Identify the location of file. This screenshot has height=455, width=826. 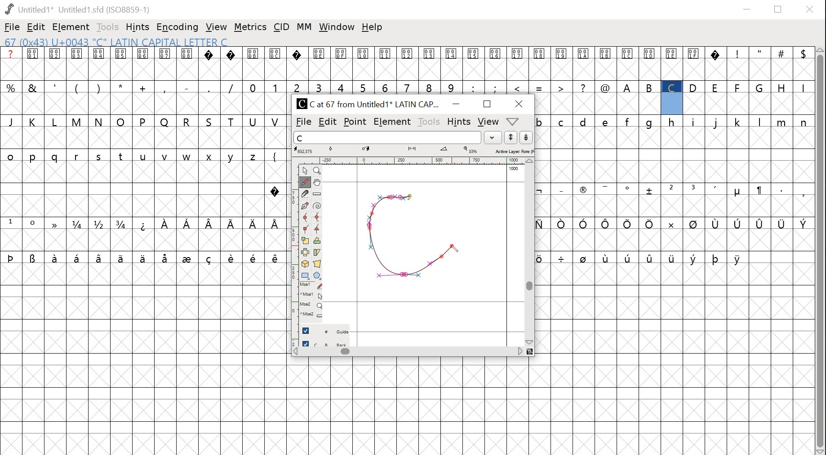
(302, 122).